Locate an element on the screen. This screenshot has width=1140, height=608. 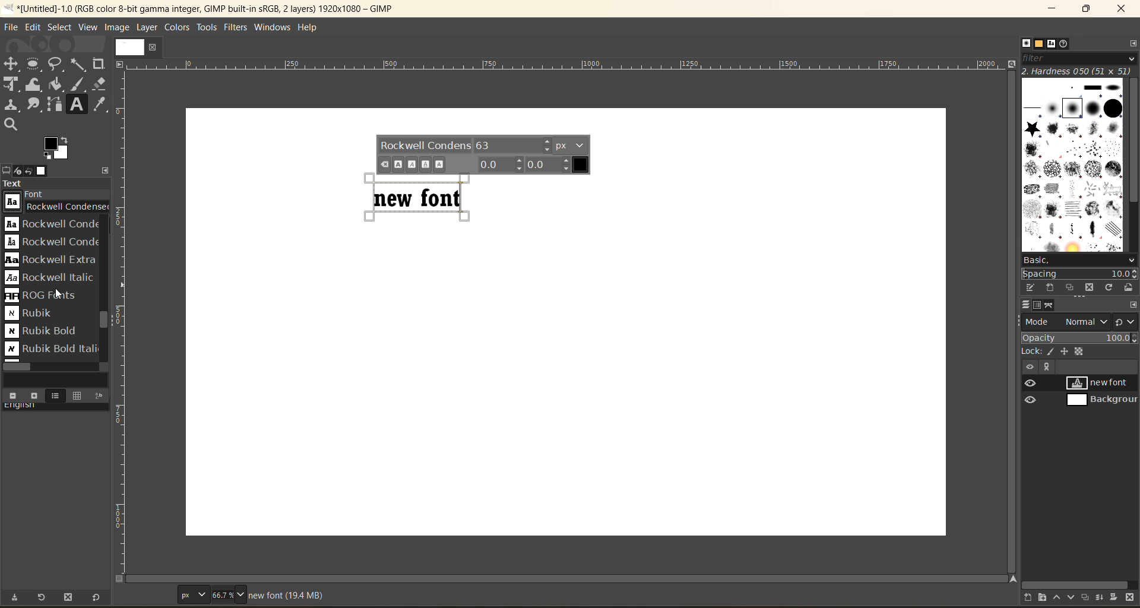
create a new layer is located at coordinates (1033, 598).